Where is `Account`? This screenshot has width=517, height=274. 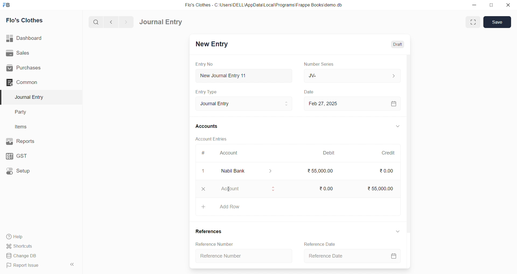 Account is located at coordinates (247, 190).